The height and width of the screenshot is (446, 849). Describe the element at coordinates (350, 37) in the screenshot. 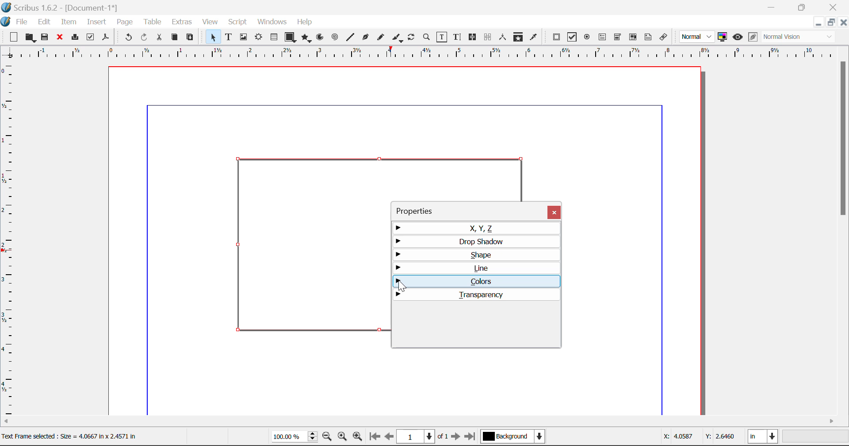

I see `Line` at that location.